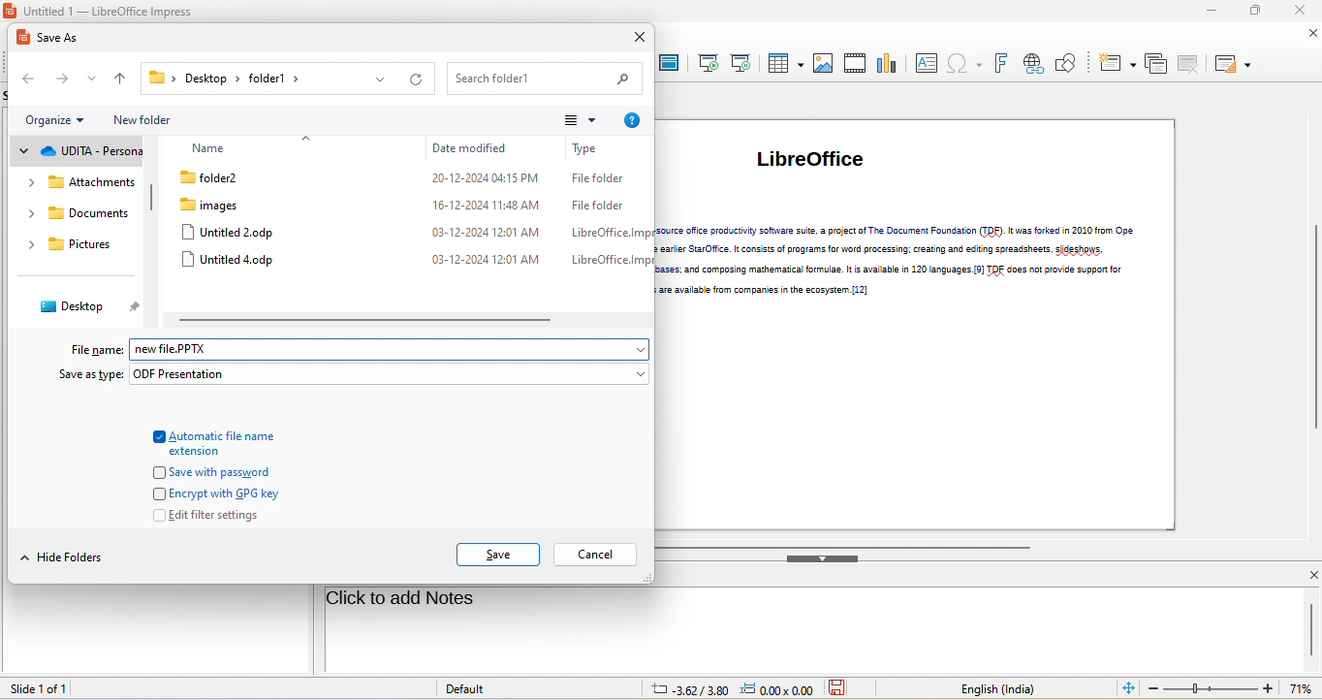 The width and height of the screenshot is (1322, 700). Describe the element at coordinates (926, 65) in the screenshot. I see `text box` at that location.